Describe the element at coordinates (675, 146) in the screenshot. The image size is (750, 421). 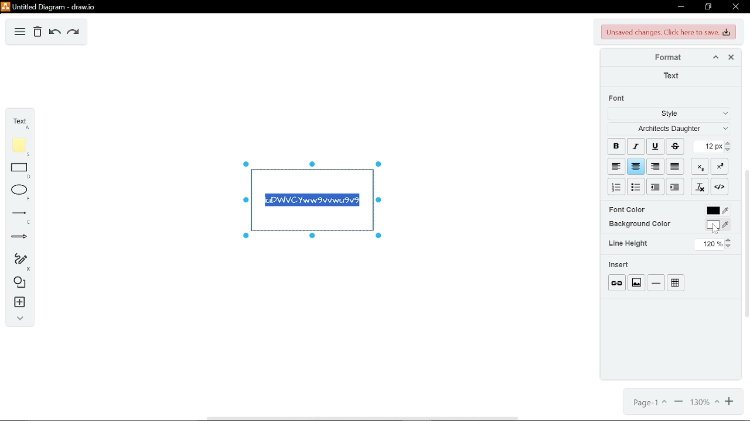
I see `strikethrough` at that location.